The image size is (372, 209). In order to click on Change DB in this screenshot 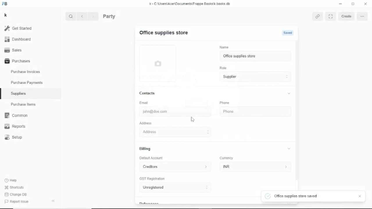, I will do `click(16, 195)`.